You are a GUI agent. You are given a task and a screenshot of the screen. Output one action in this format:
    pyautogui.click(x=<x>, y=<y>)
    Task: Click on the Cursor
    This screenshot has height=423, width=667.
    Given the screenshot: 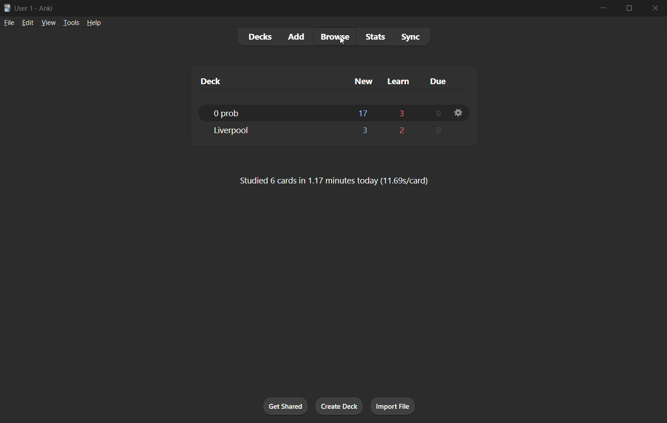 What is the action you would take?
    pyautogui.click(x=345, y=41)
    